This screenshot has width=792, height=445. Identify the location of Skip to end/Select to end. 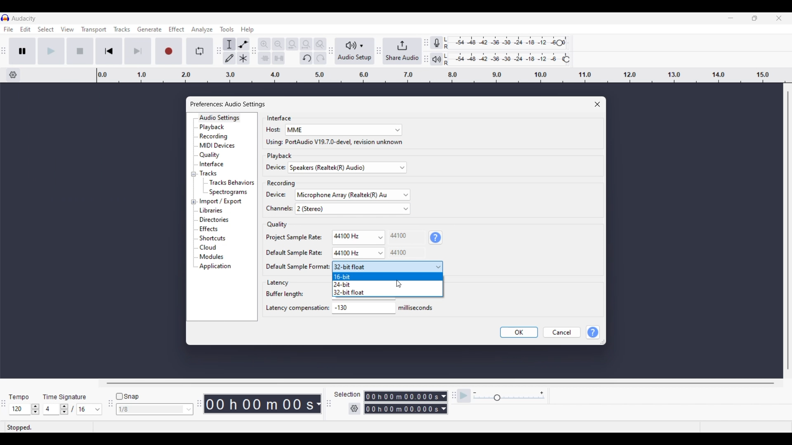
(138, 51).